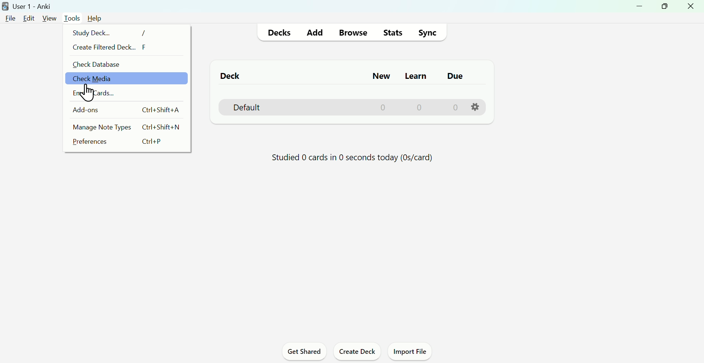  Describe the element at coordinates (73, 18) in the screenshot. I see `Tools` at that location.